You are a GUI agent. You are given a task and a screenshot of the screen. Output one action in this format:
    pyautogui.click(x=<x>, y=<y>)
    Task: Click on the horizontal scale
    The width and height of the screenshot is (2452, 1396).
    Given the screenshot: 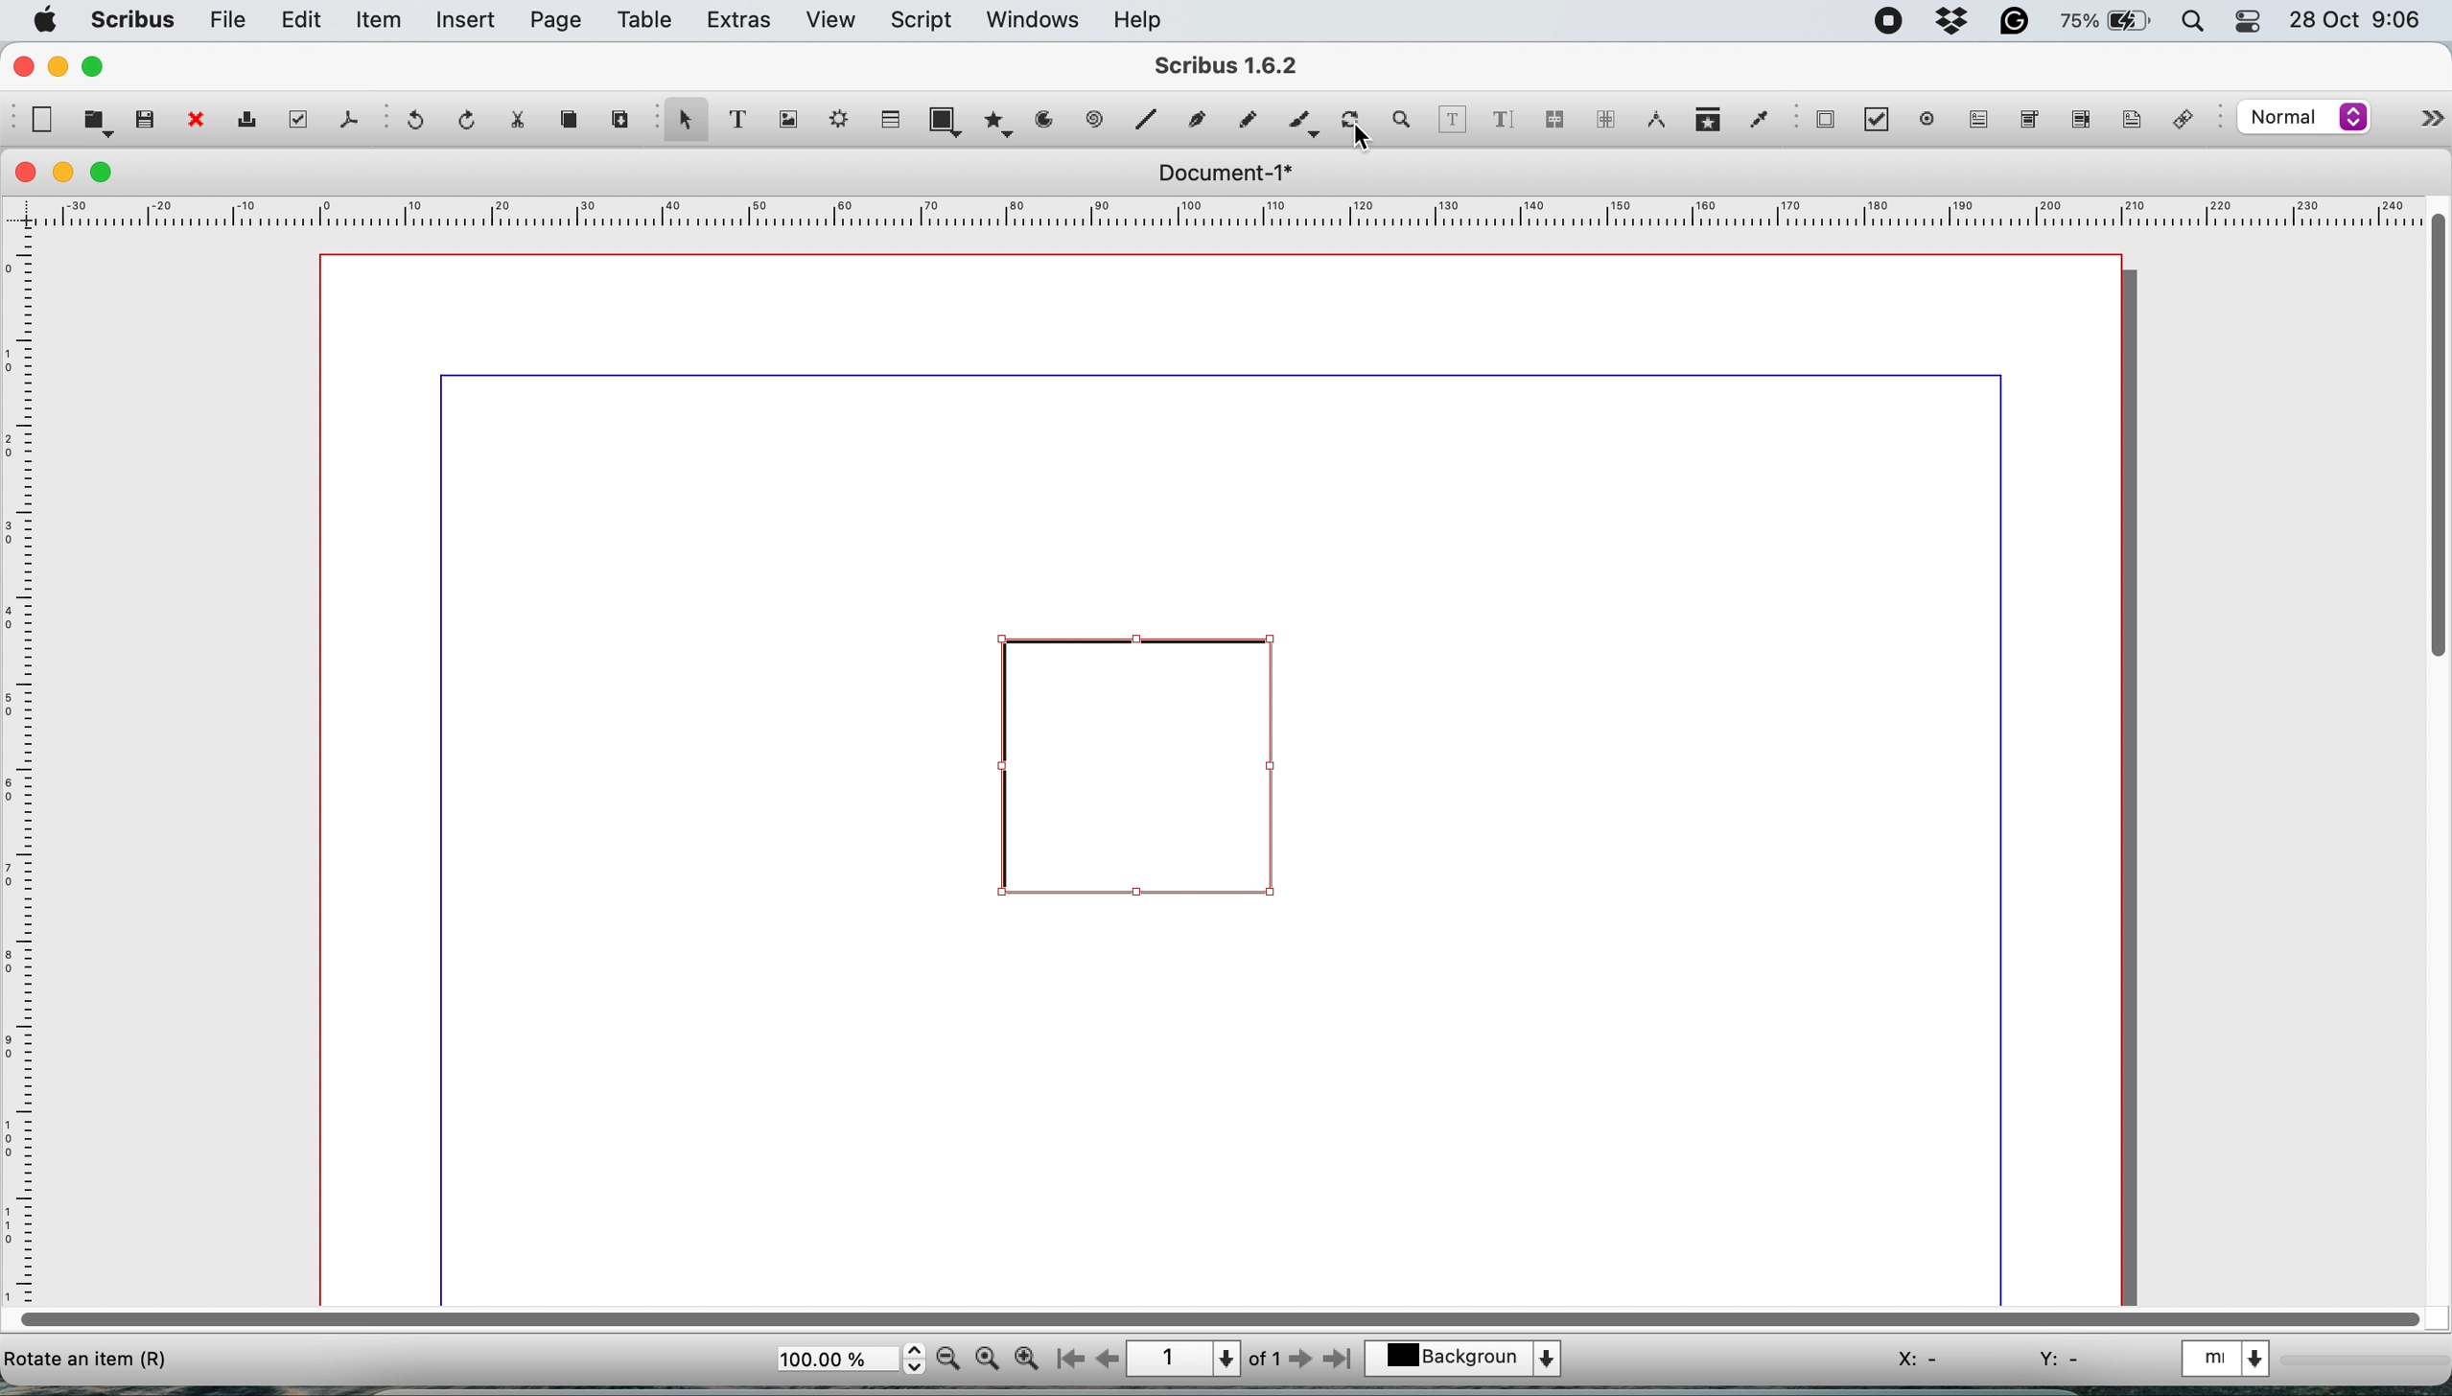 What is the action you would take?
    pyautogui.click(x=1213, y=211)
    